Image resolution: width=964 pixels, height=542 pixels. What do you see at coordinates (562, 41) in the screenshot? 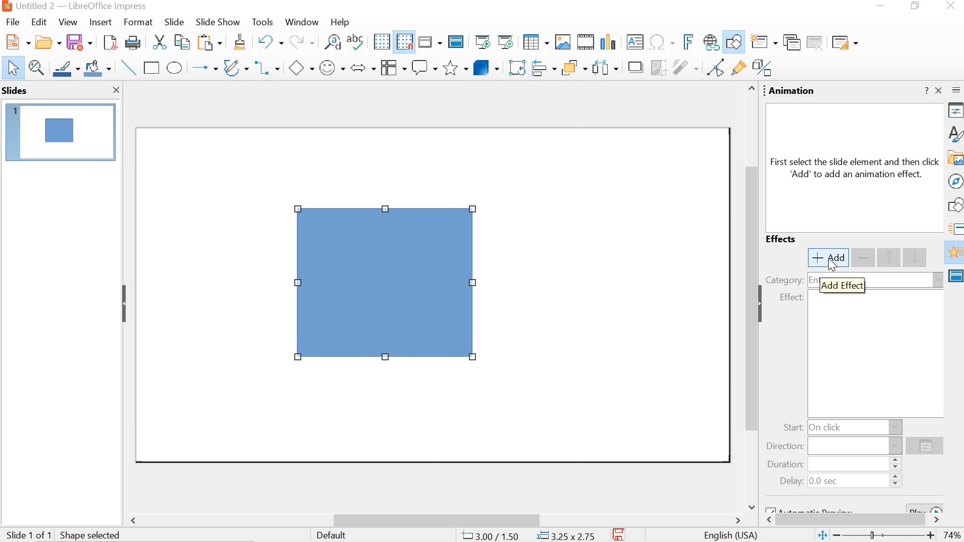
I see `insert image` at bounding box center [562, 41].